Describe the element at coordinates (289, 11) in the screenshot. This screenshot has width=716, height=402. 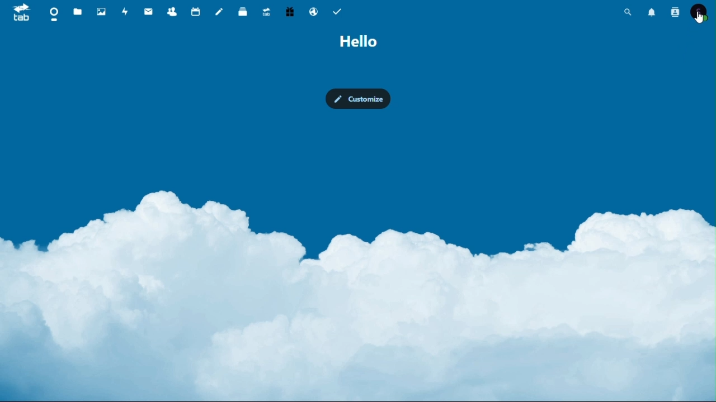
I see `Free trial` at that location.